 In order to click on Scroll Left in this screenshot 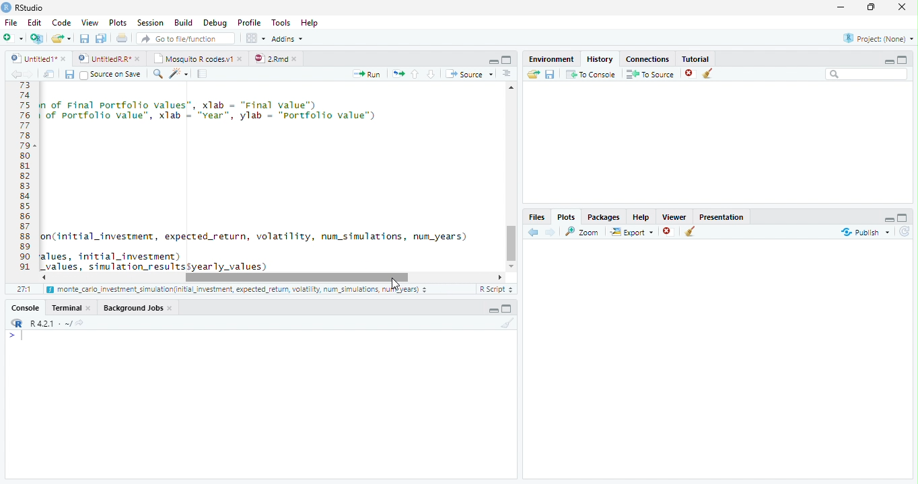, I will do `click(43, 277)`.